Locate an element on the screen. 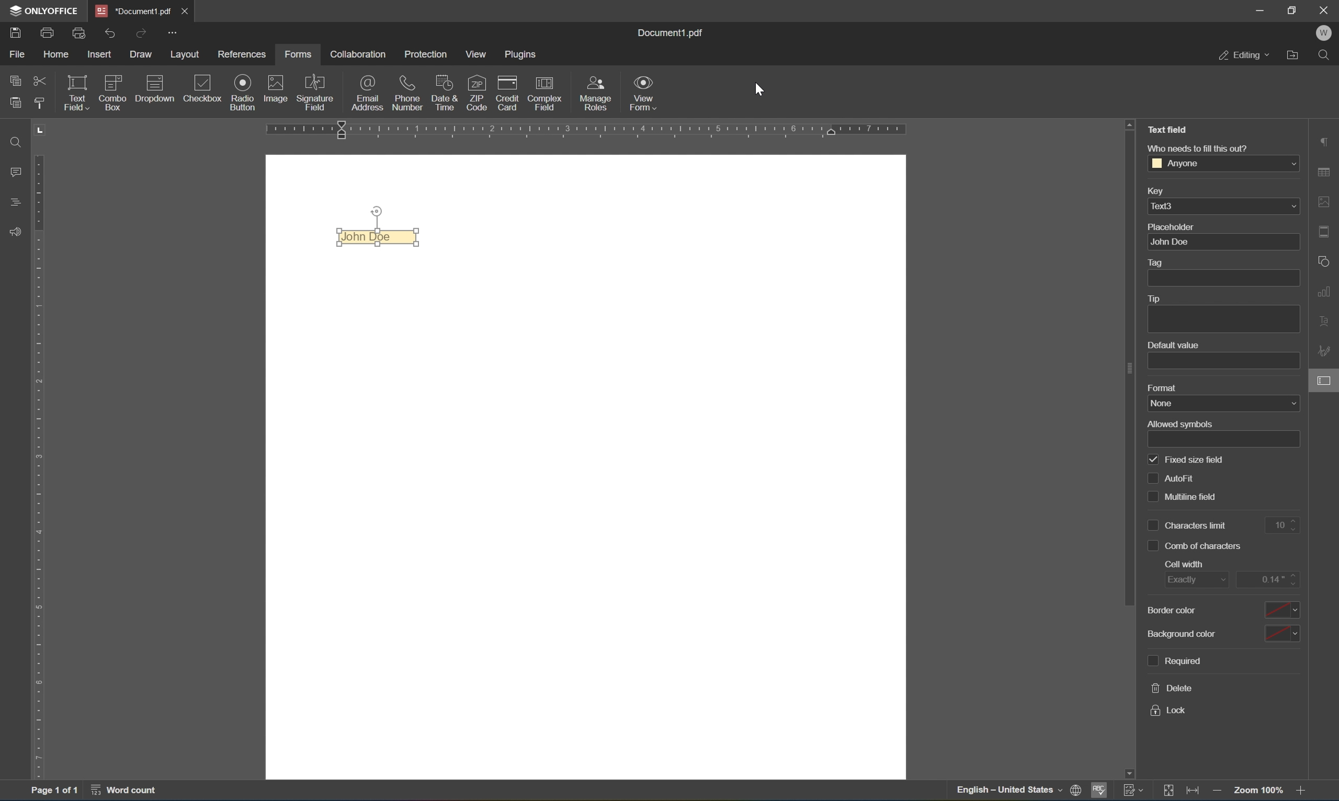  form settings is located at coordinates (1327, 379).